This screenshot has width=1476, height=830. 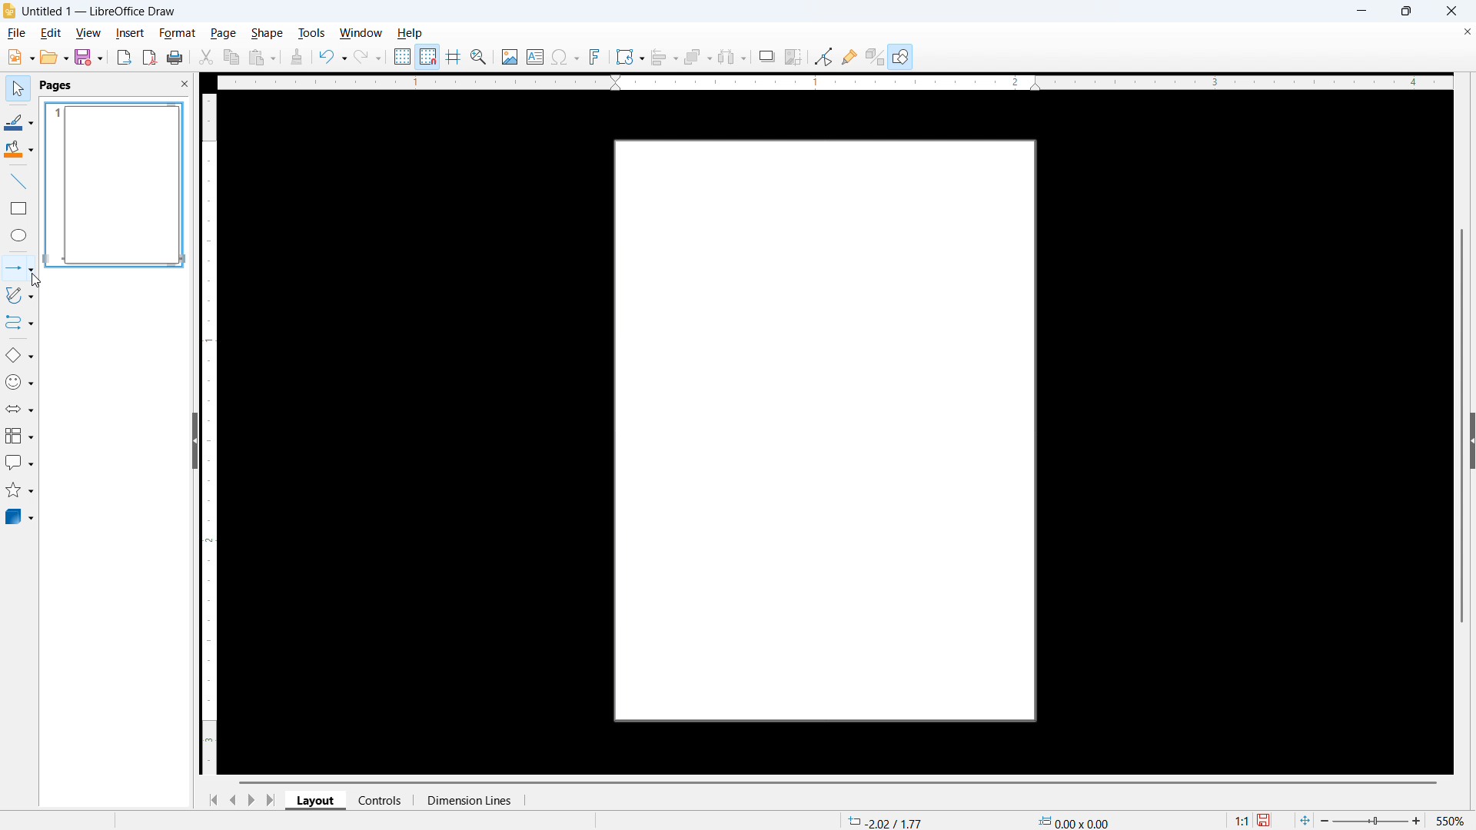 What do you see at coordinates (266, 34) in the screenshot?
I see `Shape ` at bounding box center [266, 34].